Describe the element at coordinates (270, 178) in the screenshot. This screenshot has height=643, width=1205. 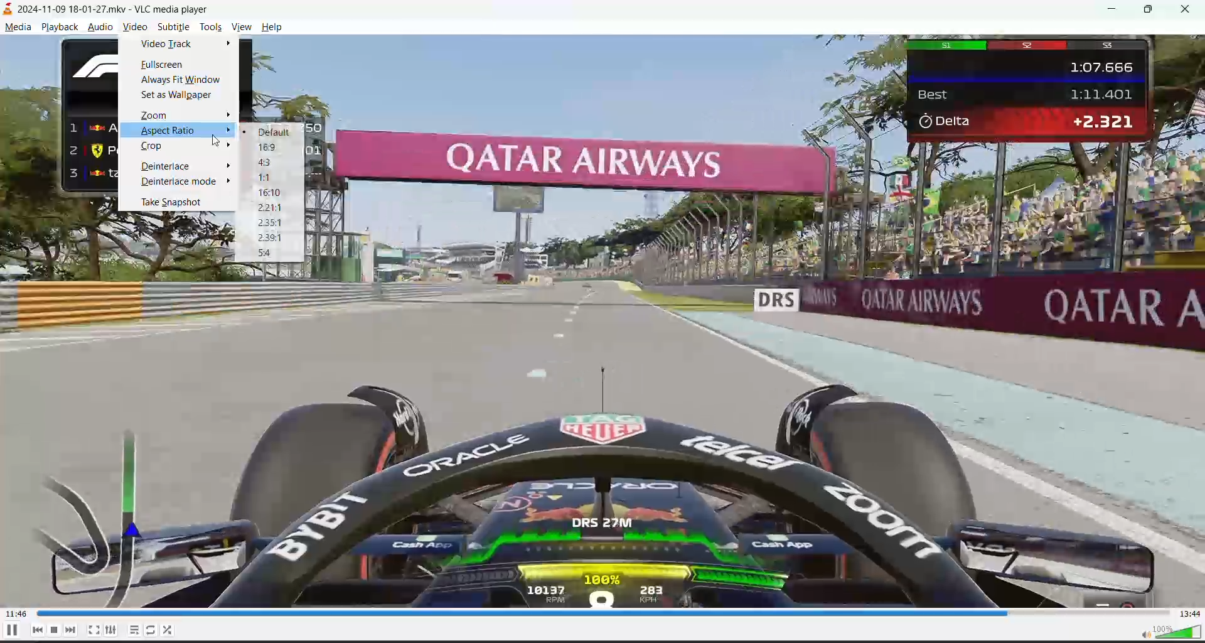
I see `1:1` at that location.